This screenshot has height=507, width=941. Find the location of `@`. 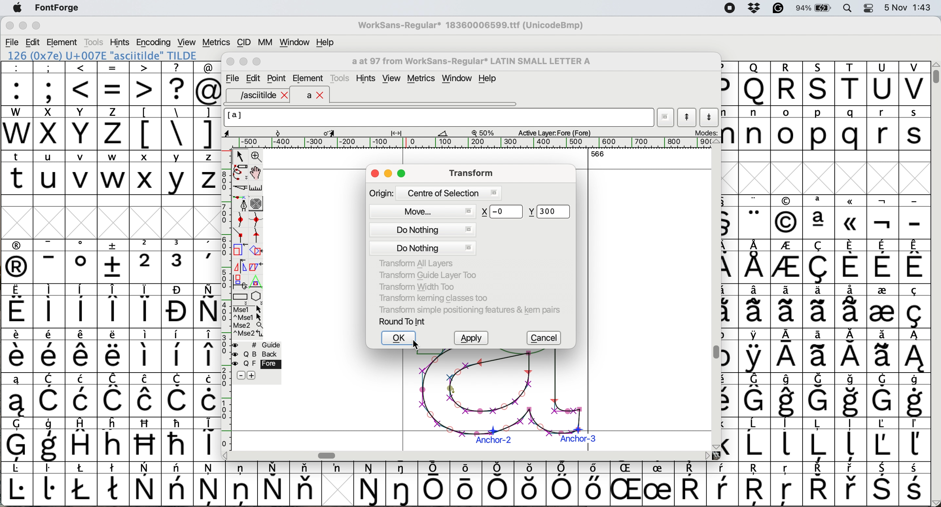

@ is located at coordinates (208, 84).